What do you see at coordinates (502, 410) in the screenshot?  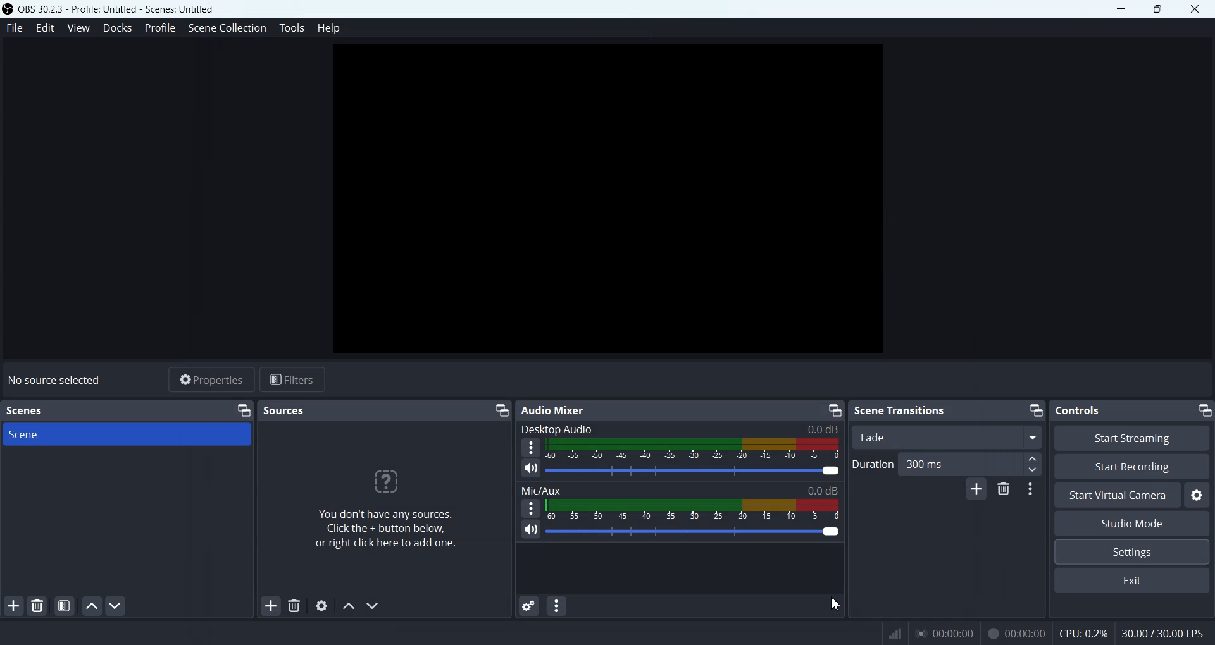 I see `Minimize` at bounding box center [502, 410].